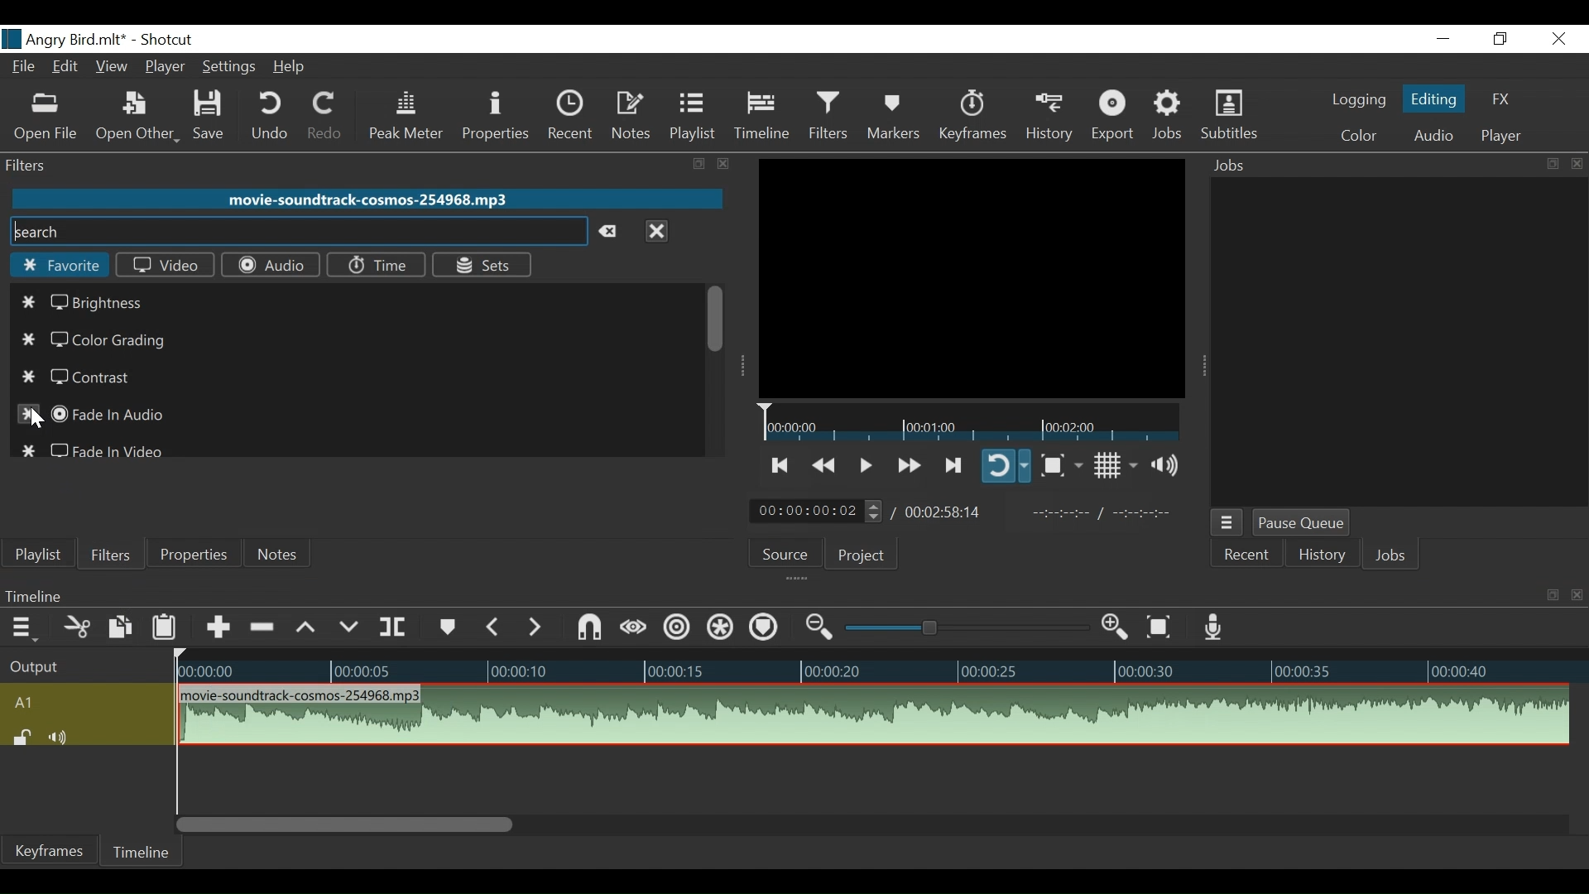 This screenshot has height=894, width=1589. Describe the element at coordinates (95, 413) in the screenshot. I see `Fade in Audio` at that location.